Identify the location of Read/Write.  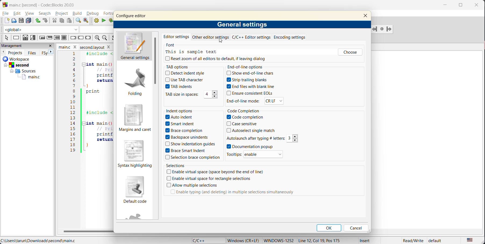
(411, 241).